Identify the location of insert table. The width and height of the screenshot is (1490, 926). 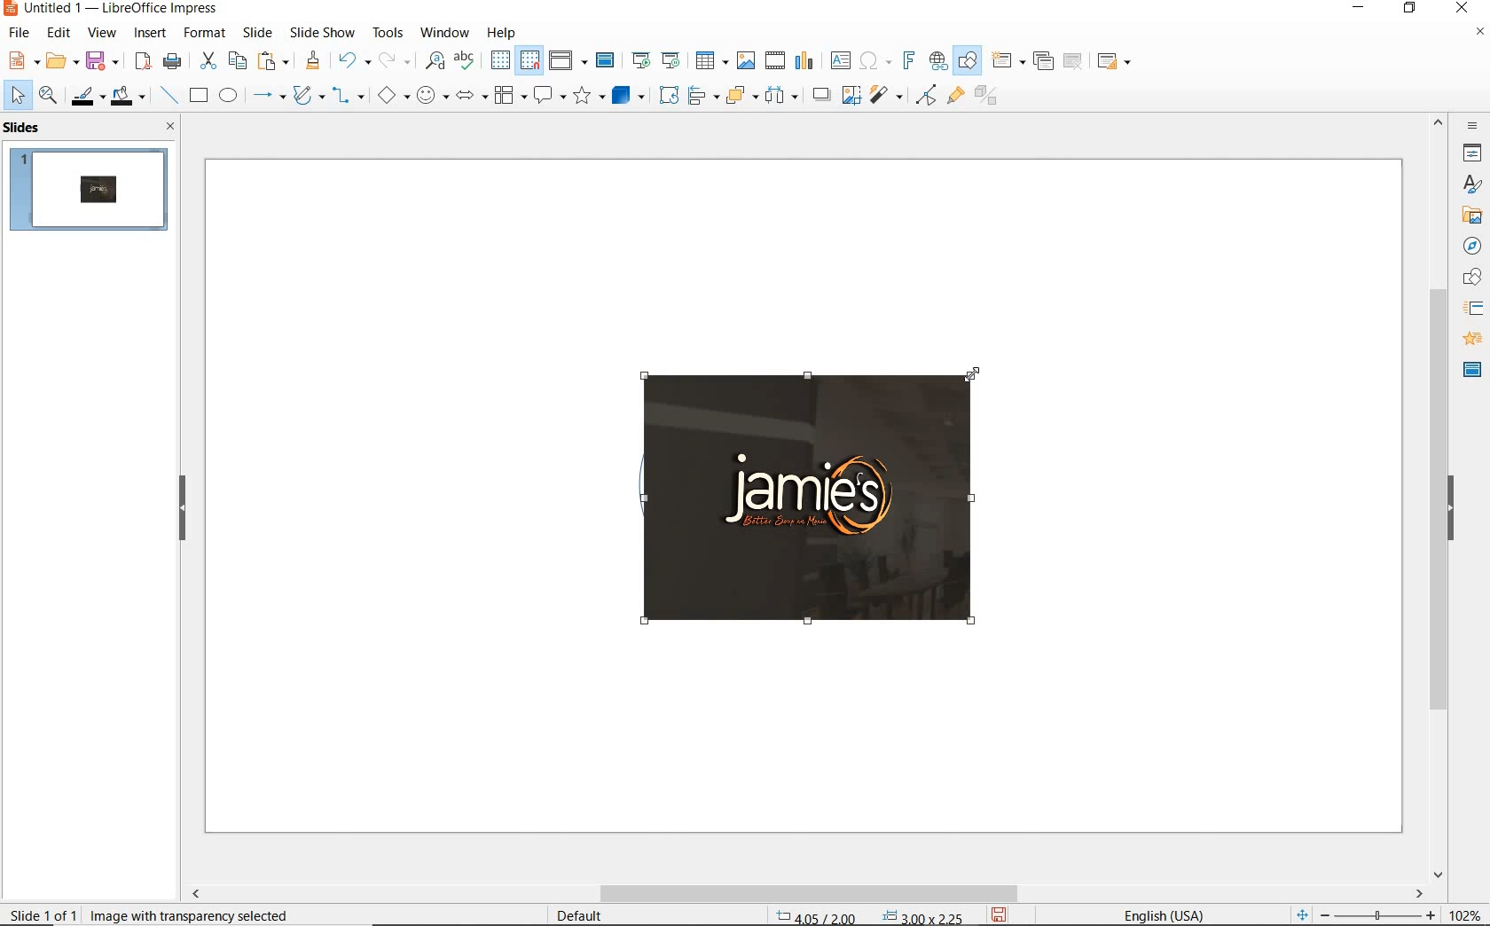
(710, 61).